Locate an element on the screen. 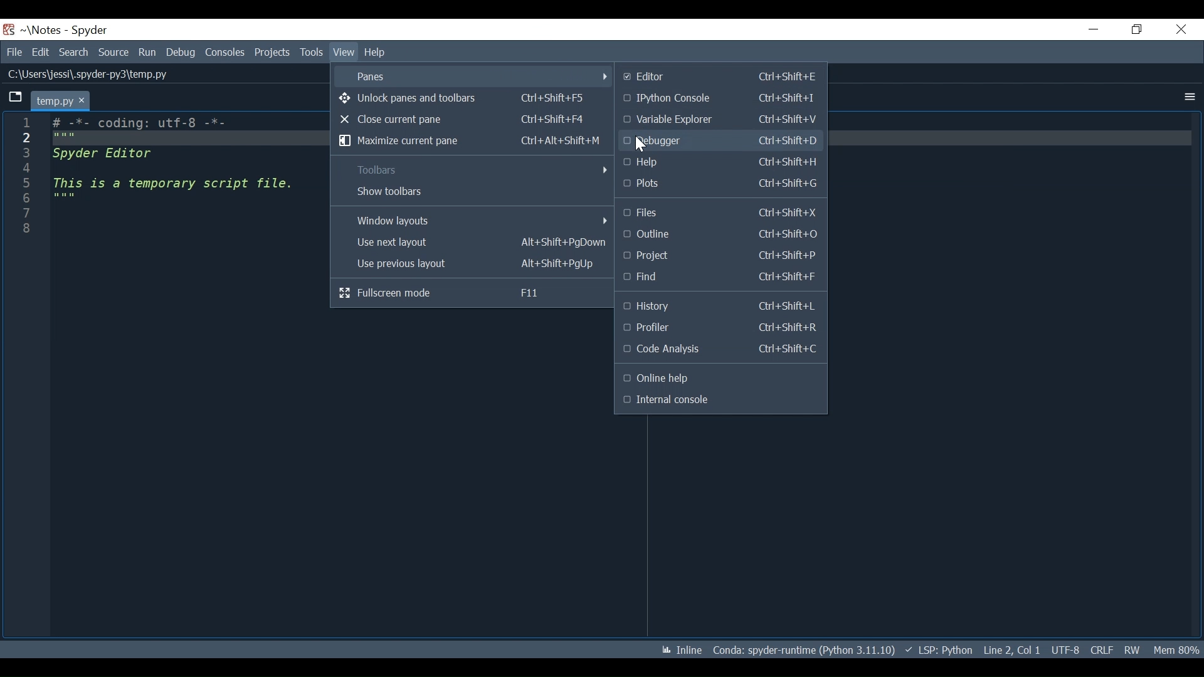  Undock panes and toolbars is located at coordinates (462, 100).